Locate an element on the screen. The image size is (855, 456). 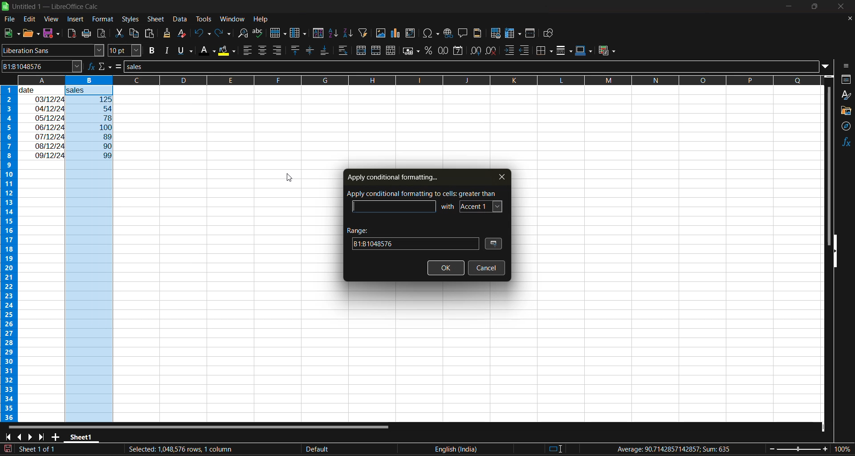
formula is located at coordinates (675, 449).